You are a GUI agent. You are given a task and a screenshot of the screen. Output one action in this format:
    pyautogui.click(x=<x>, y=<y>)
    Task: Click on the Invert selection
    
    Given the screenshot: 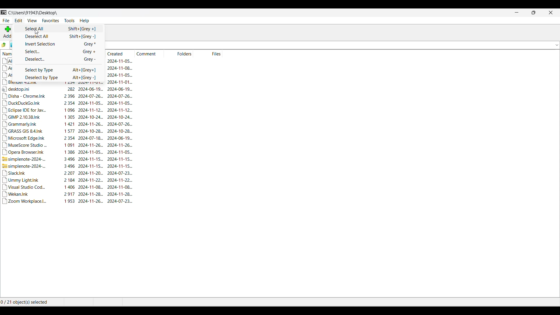 What is the action you would take?
    pyautogui.click(x=59, y=44)
    